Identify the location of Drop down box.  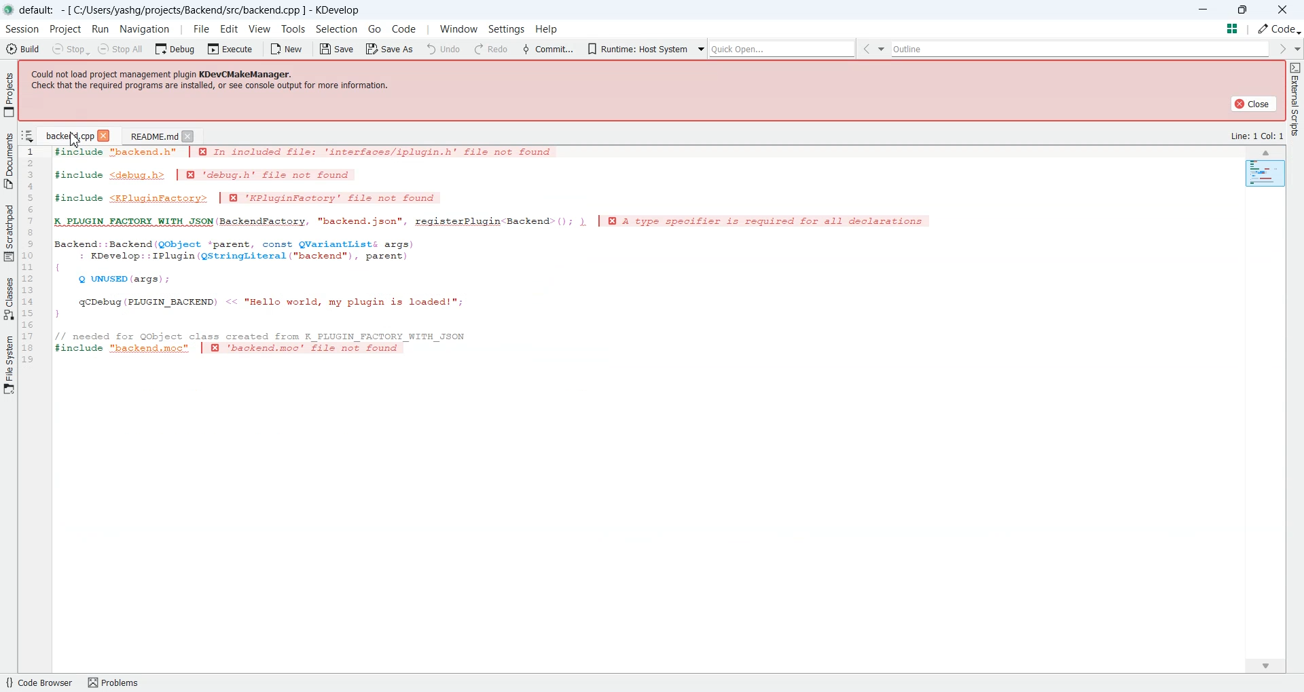
(1127, 48).